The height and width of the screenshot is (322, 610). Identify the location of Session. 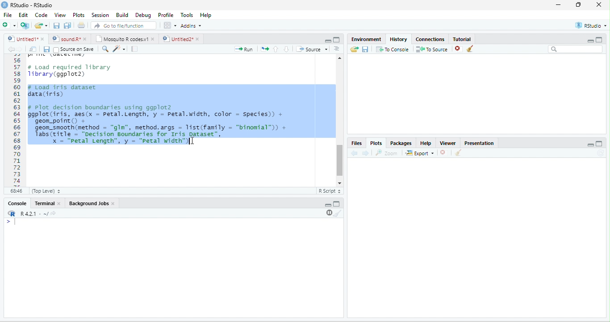
(101, 16).